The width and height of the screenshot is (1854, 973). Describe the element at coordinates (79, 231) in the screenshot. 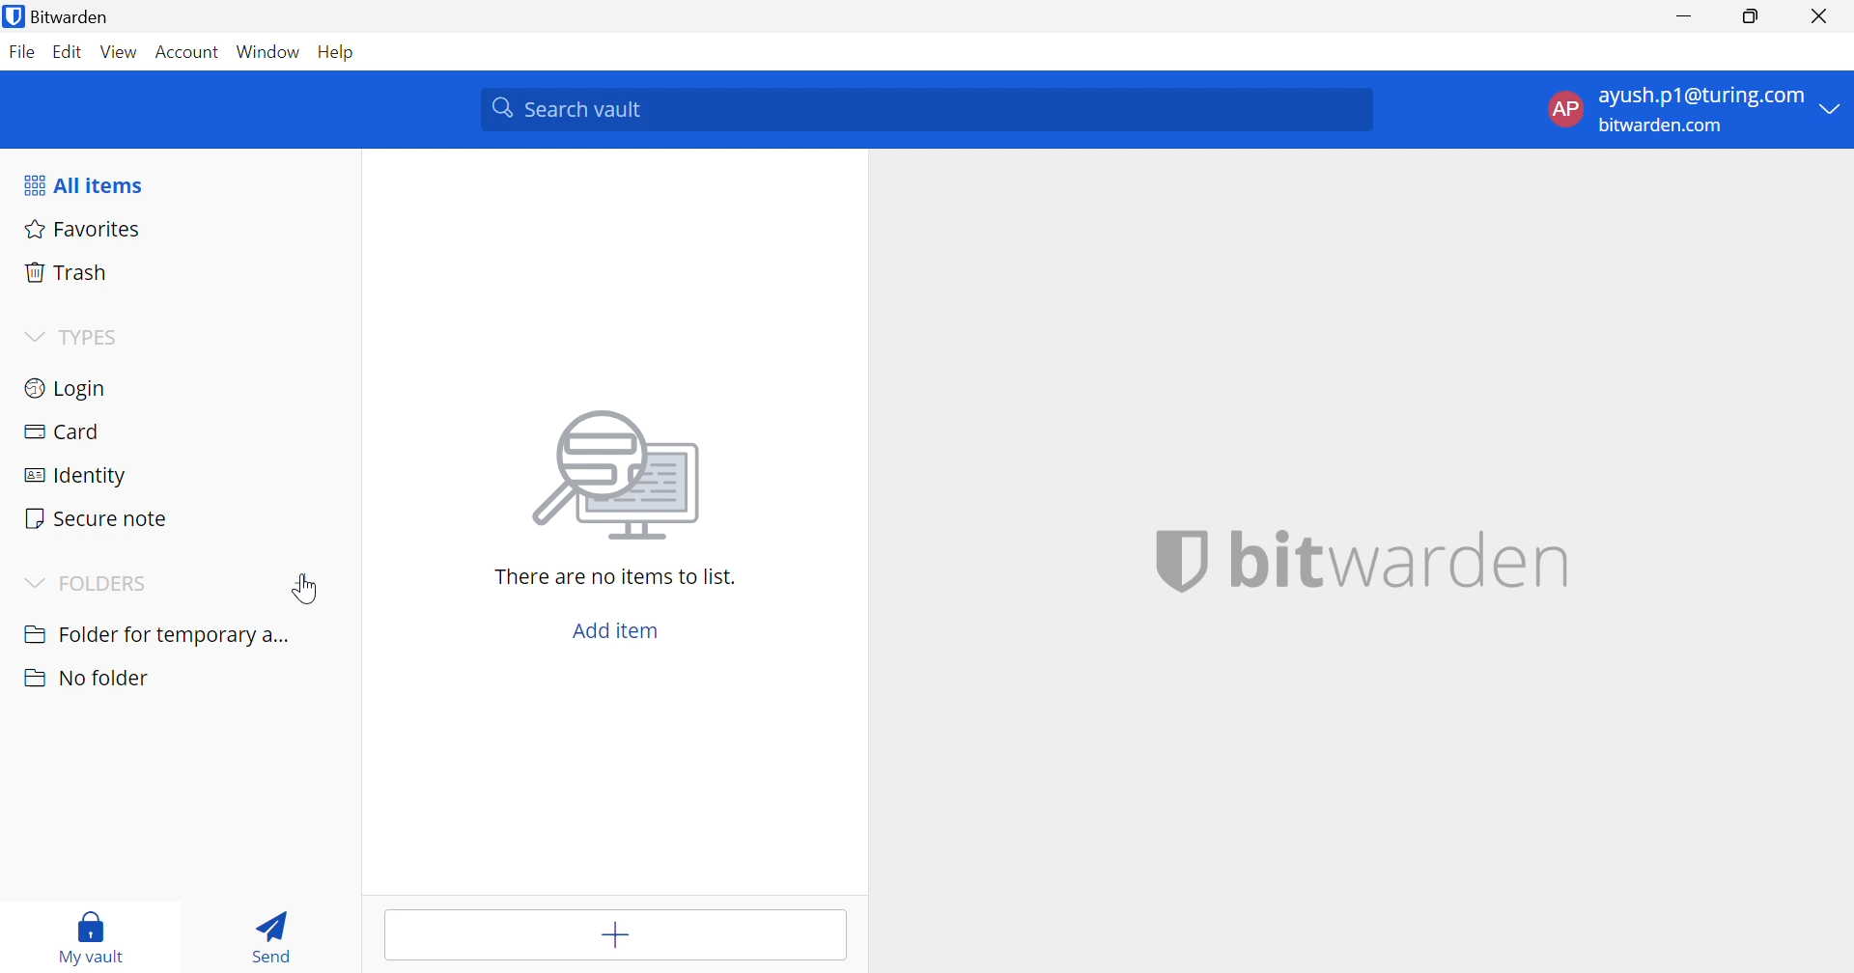

I see `Fovorites` at that location.